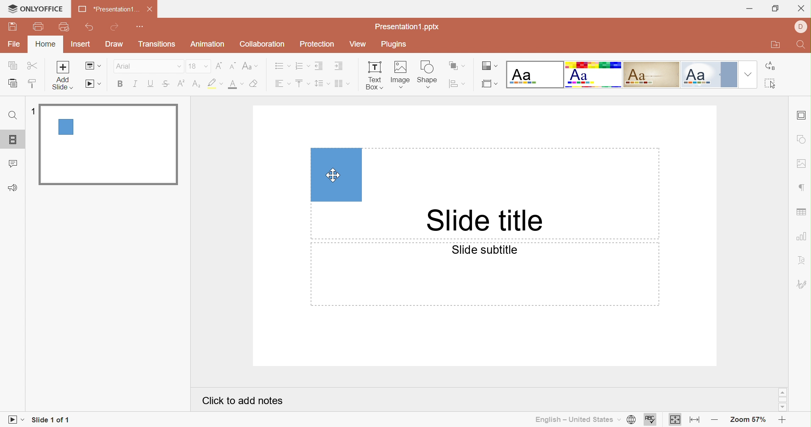  What do you see at coordinates (14, 421) in the screenshot?
I see `Start slideshow` at bounding box center [14, 421].